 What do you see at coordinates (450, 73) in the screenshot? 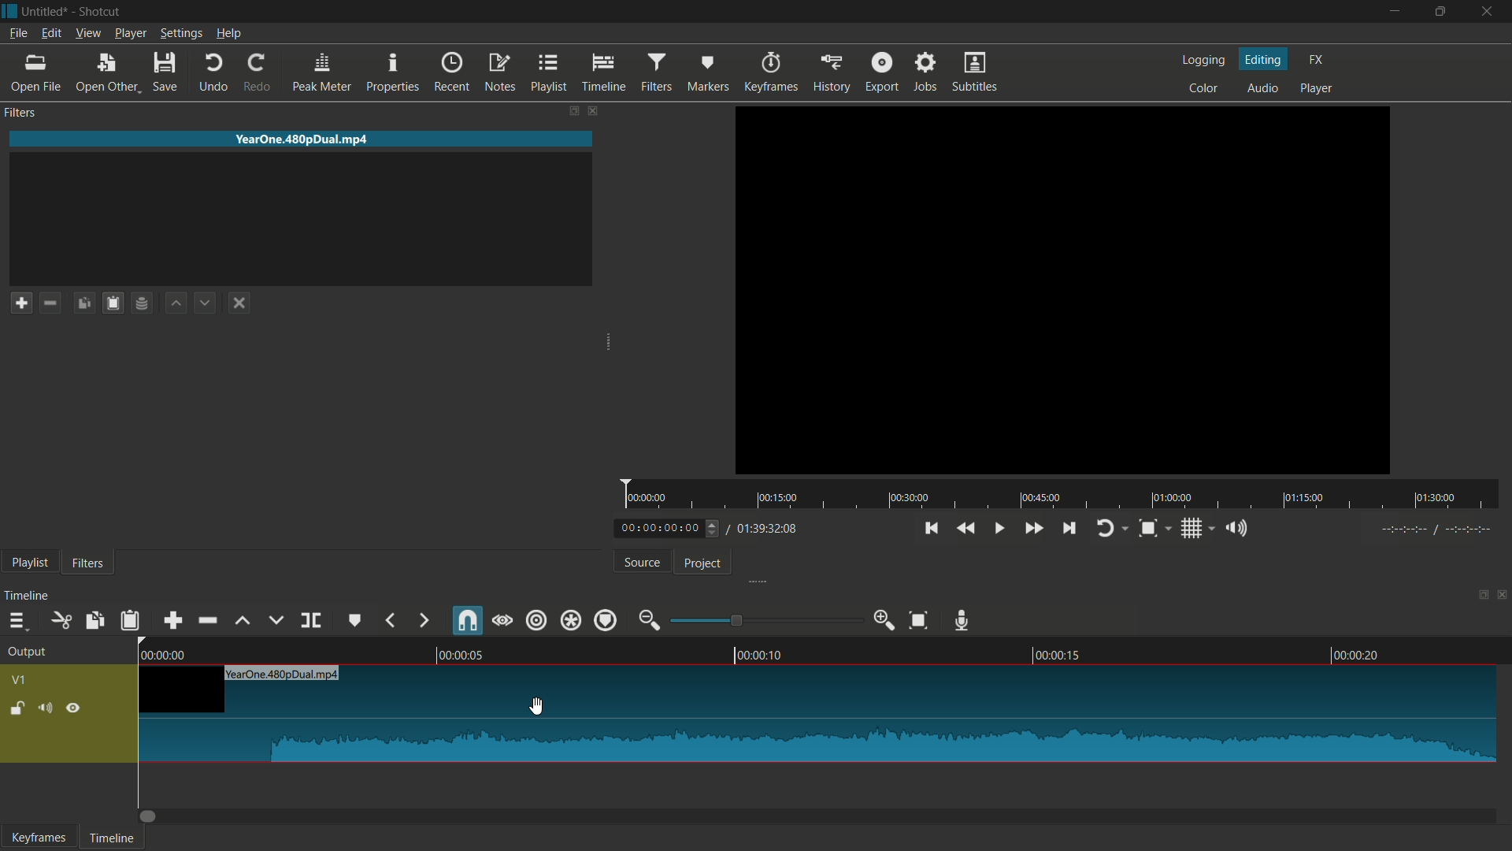
I see `recent` at bounding box center [450, 73].